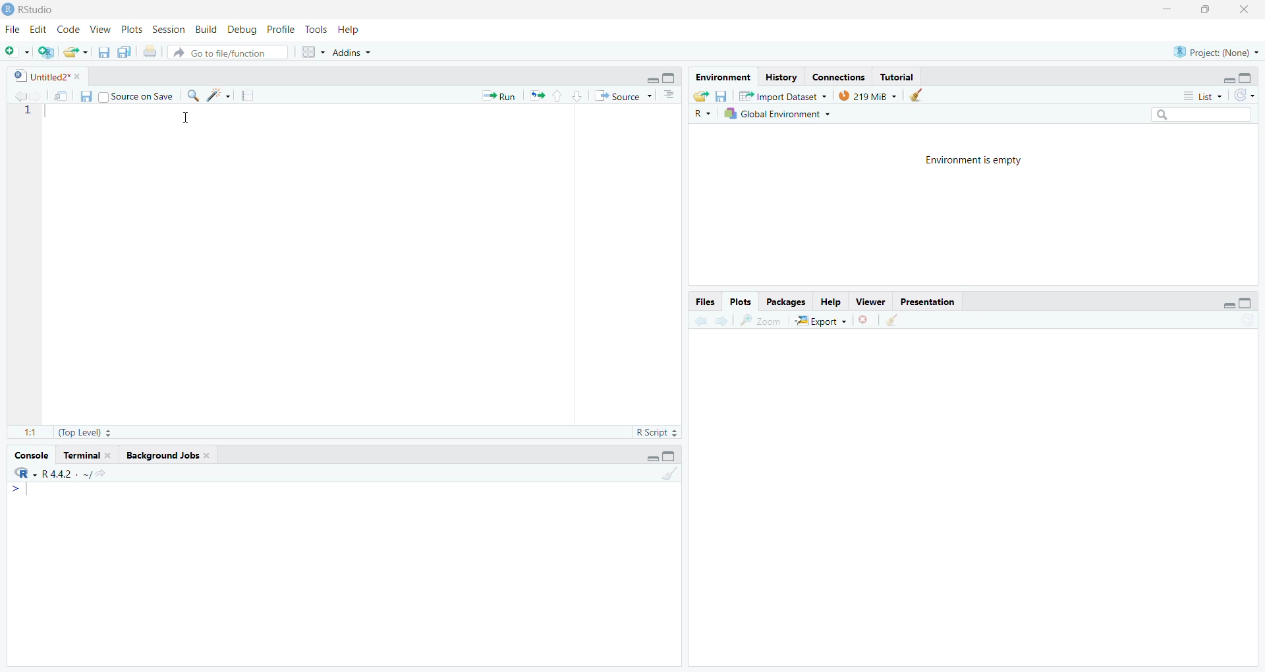 This screenshot has height=672, width=1265. I want to click on Save, so click(722, 96).